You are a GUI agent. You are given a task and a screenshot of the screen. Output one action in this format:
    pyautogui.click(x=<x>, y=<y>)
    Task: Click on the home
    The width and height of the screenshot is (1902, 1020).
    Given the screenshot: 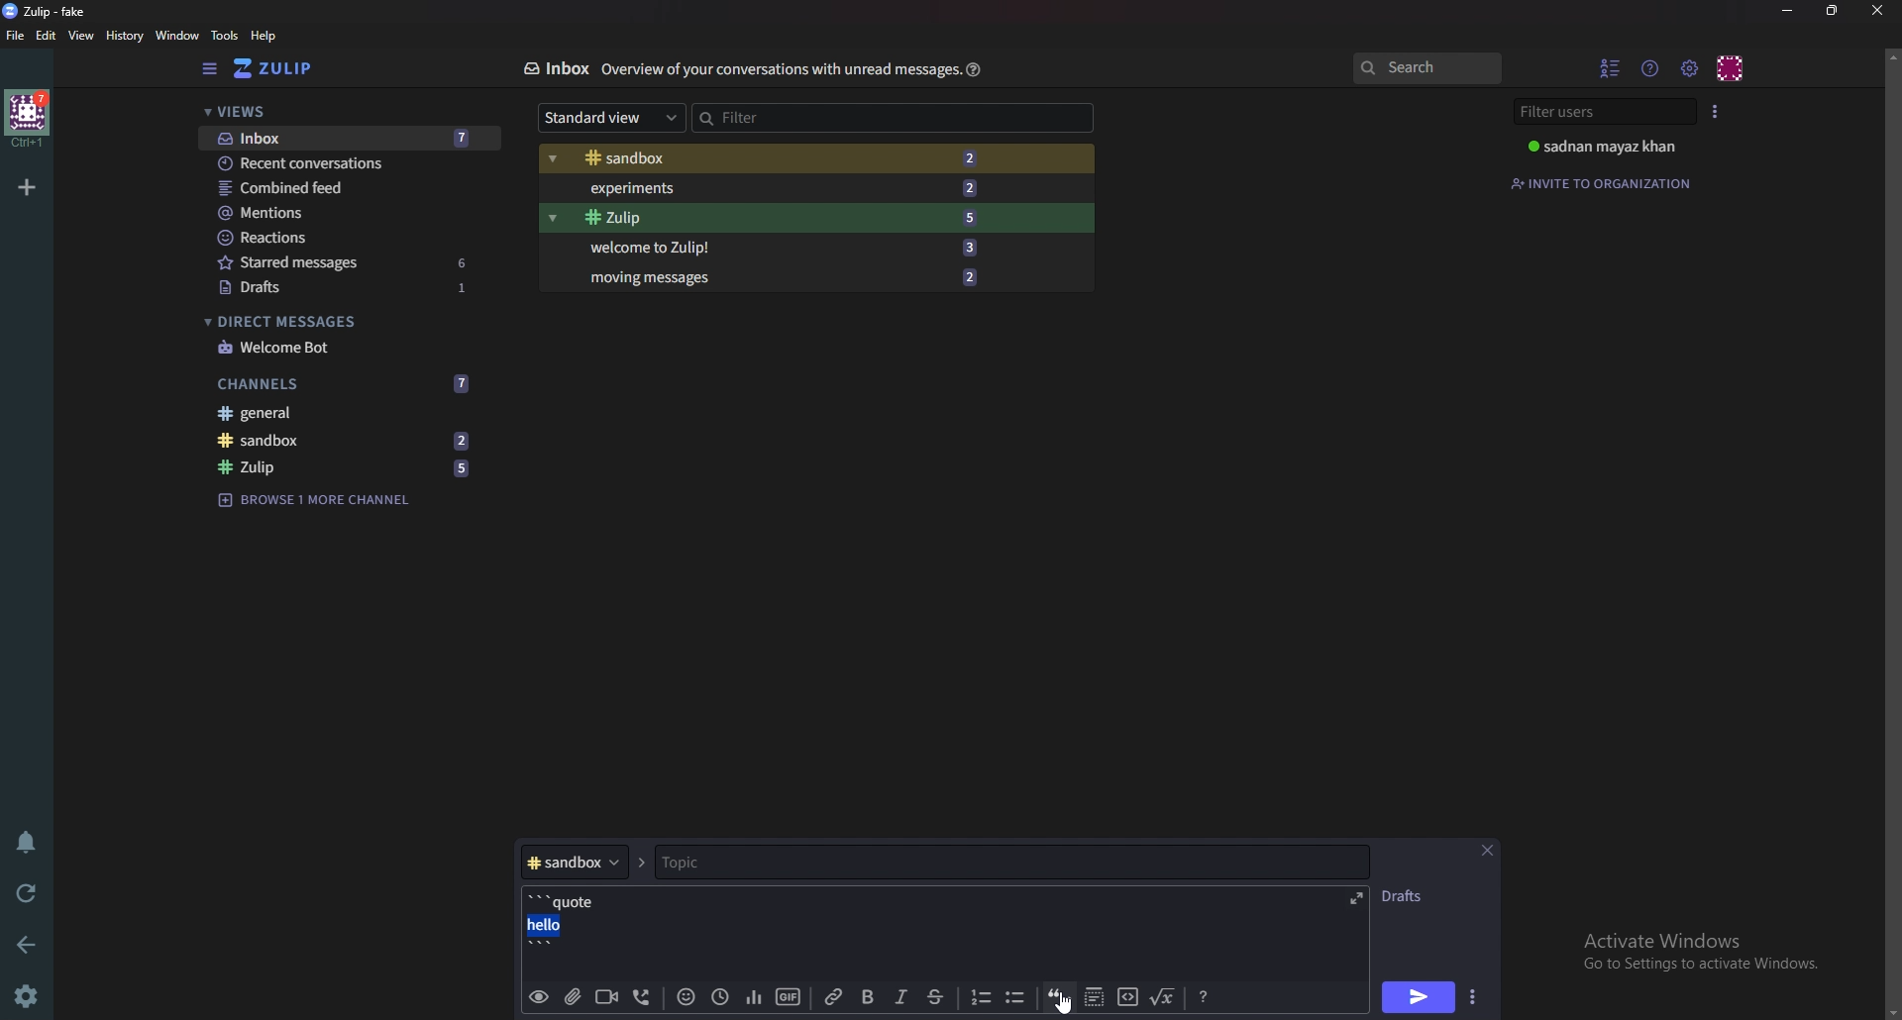 What is the action you would take?
    pyautogui.click(x=30, y=117)
    